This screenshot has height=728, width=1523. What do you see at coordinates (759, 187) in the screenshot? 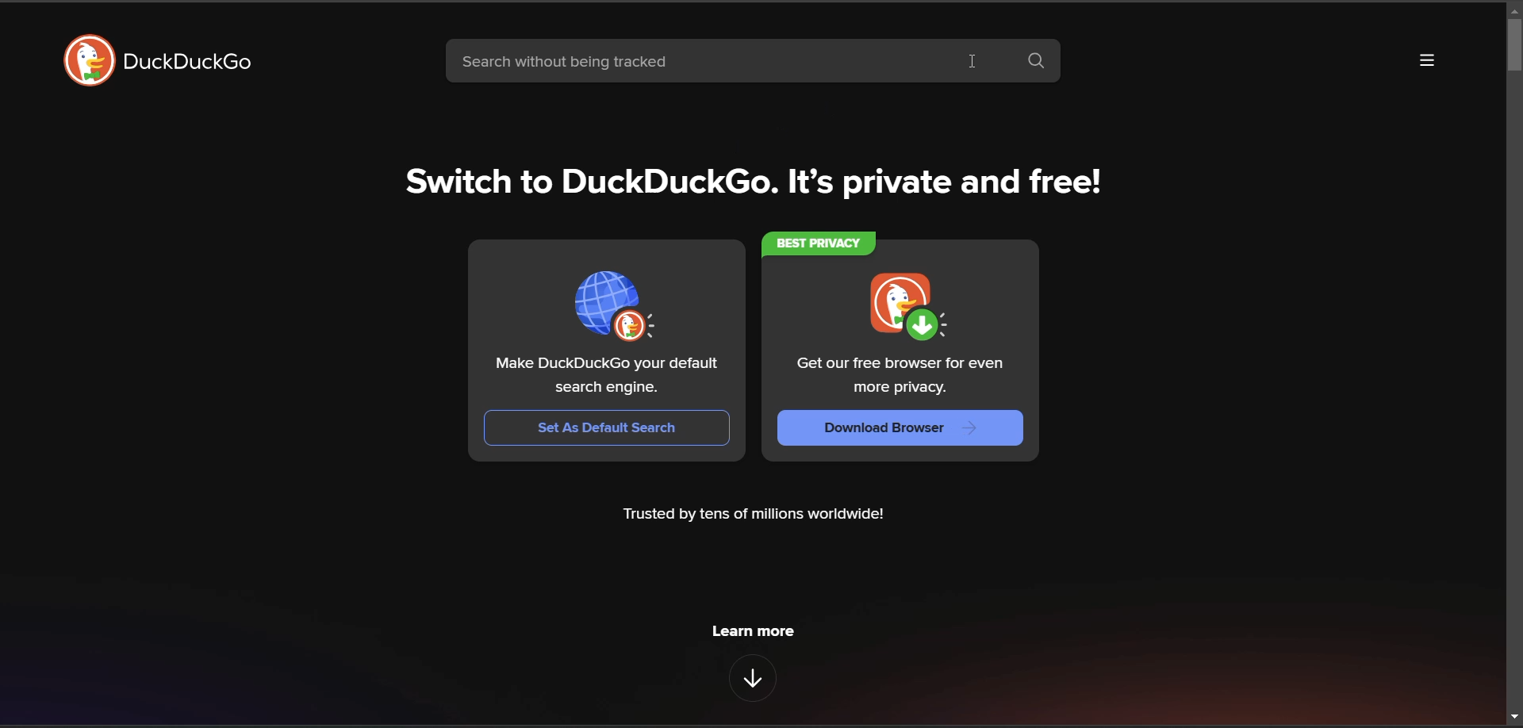
I see `tag line` at bounding box center [759, 187].